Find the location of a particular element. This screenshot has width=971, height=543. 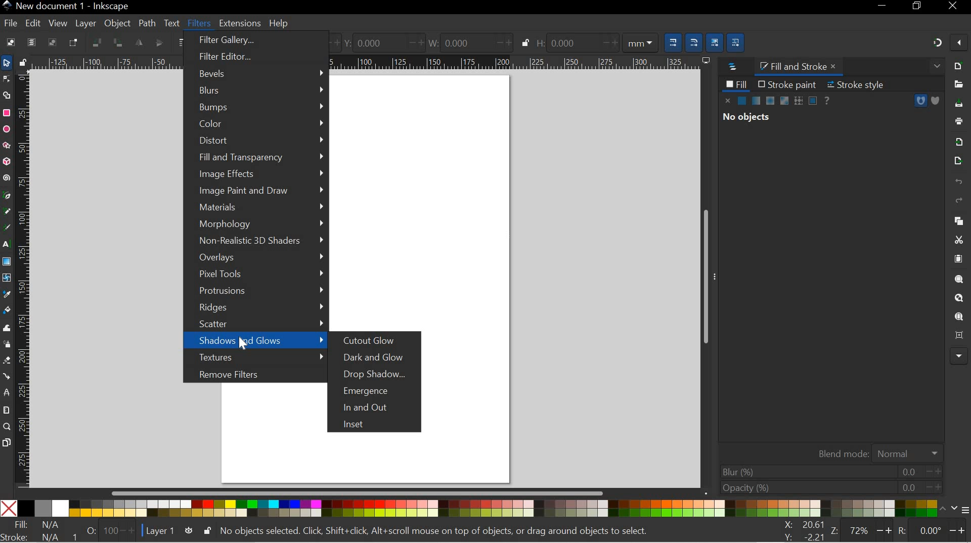

SELECT ALL IN ALL LAYERS is located at coordinates (31, 42).